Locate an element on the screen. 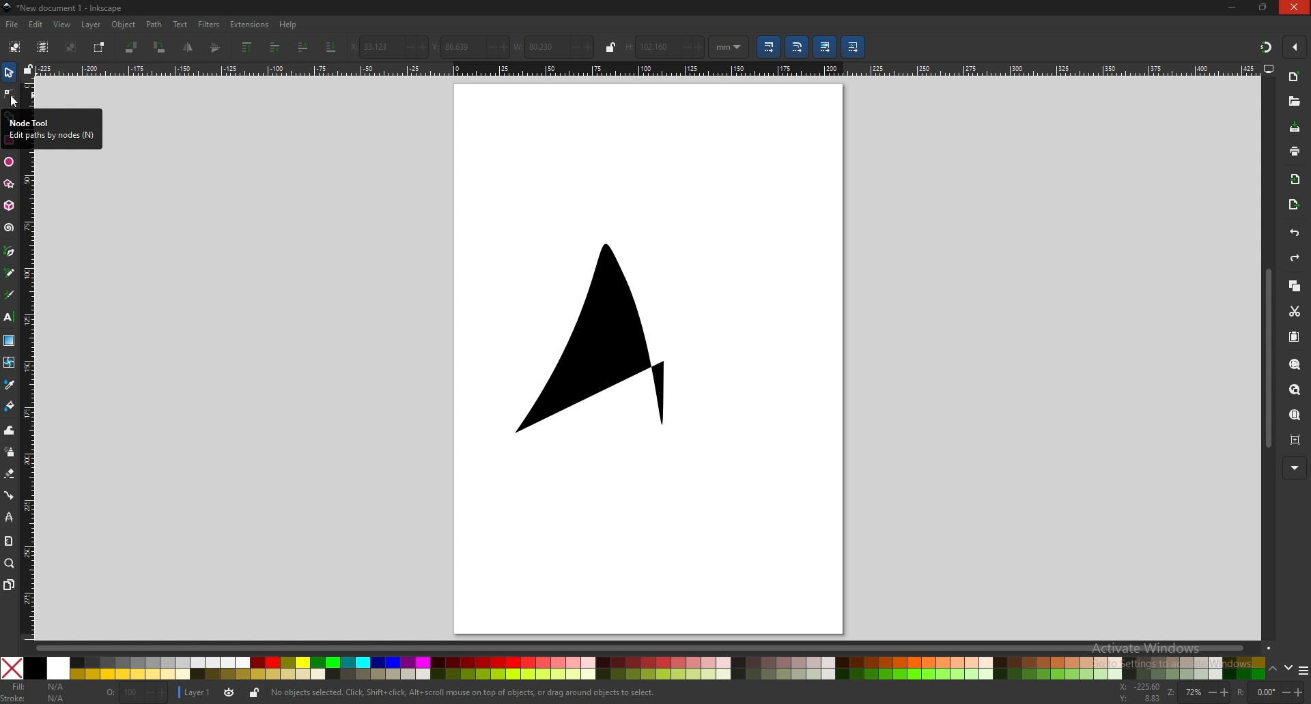  paste is located at coordinates (1295, 337).